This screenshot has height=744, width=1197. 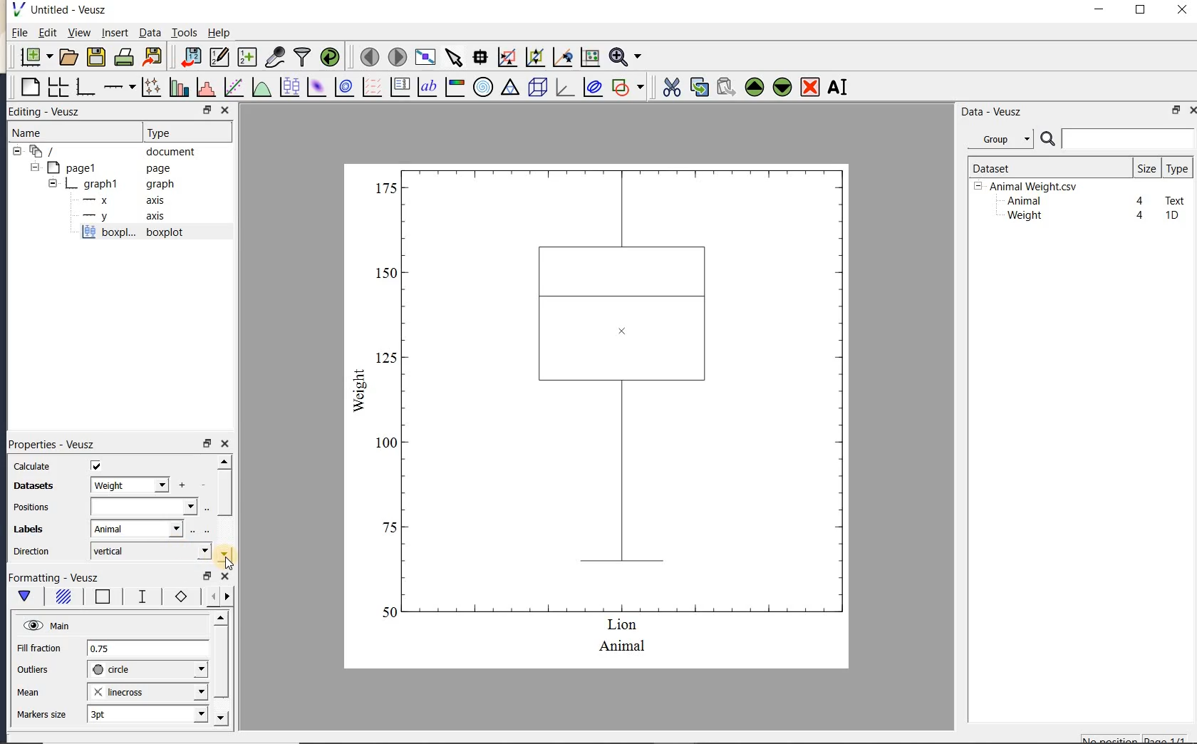 I want to click on scrollbar, so click(x=220, y=669).